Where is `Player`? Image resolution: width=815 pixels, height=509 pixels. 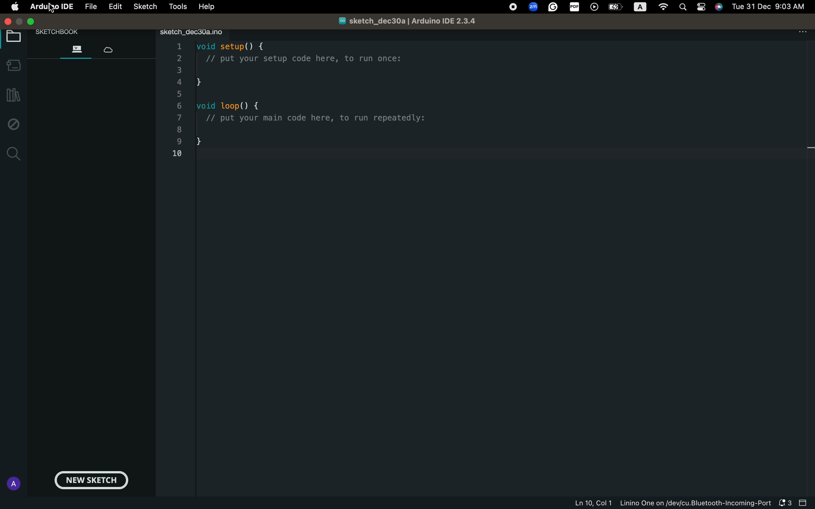 Player is located at coordinates (594, 7).